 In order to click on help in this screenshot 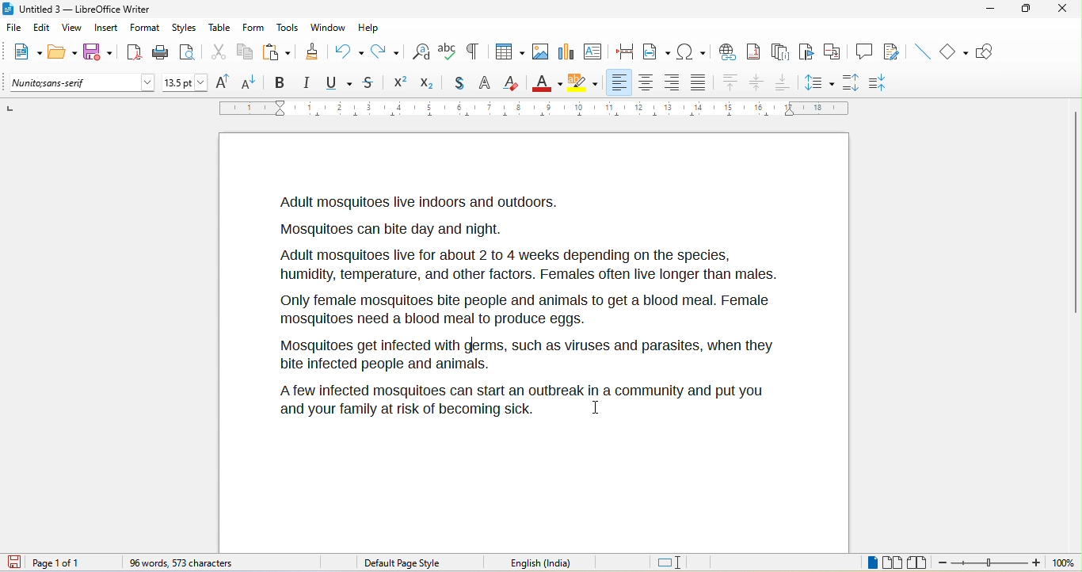, I will do `click(371, 26)`.